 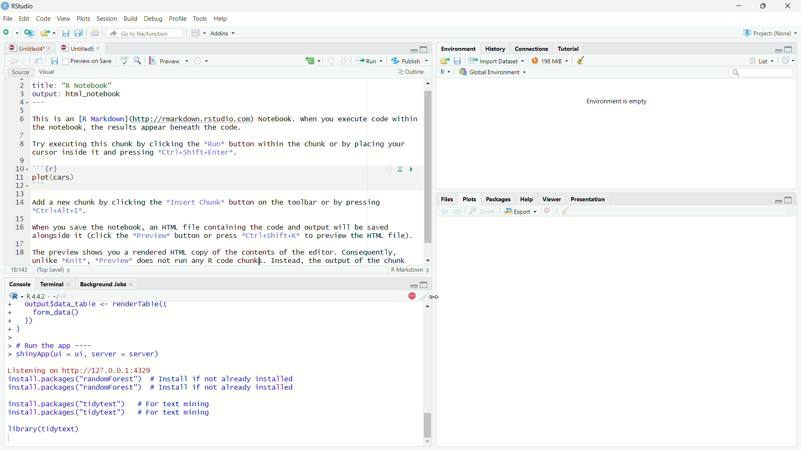 What do you see at coordinates (100, 48) in the screenshot?
I see `close` at bounding box center [100, 48].